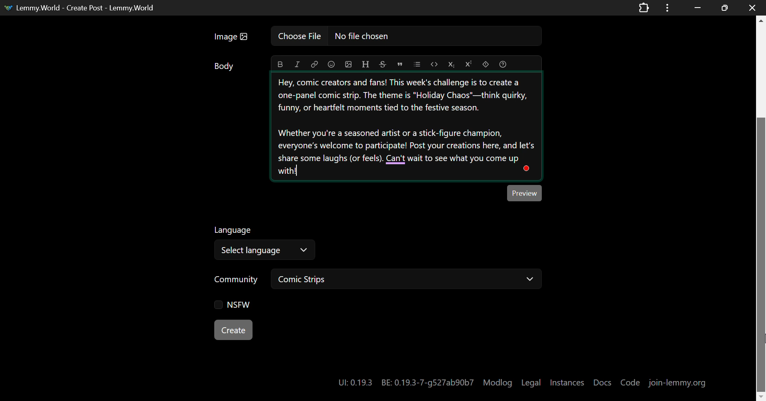 The height and width of the screenshot is (401, 766). I want to click on Preview, so click(525, 193).